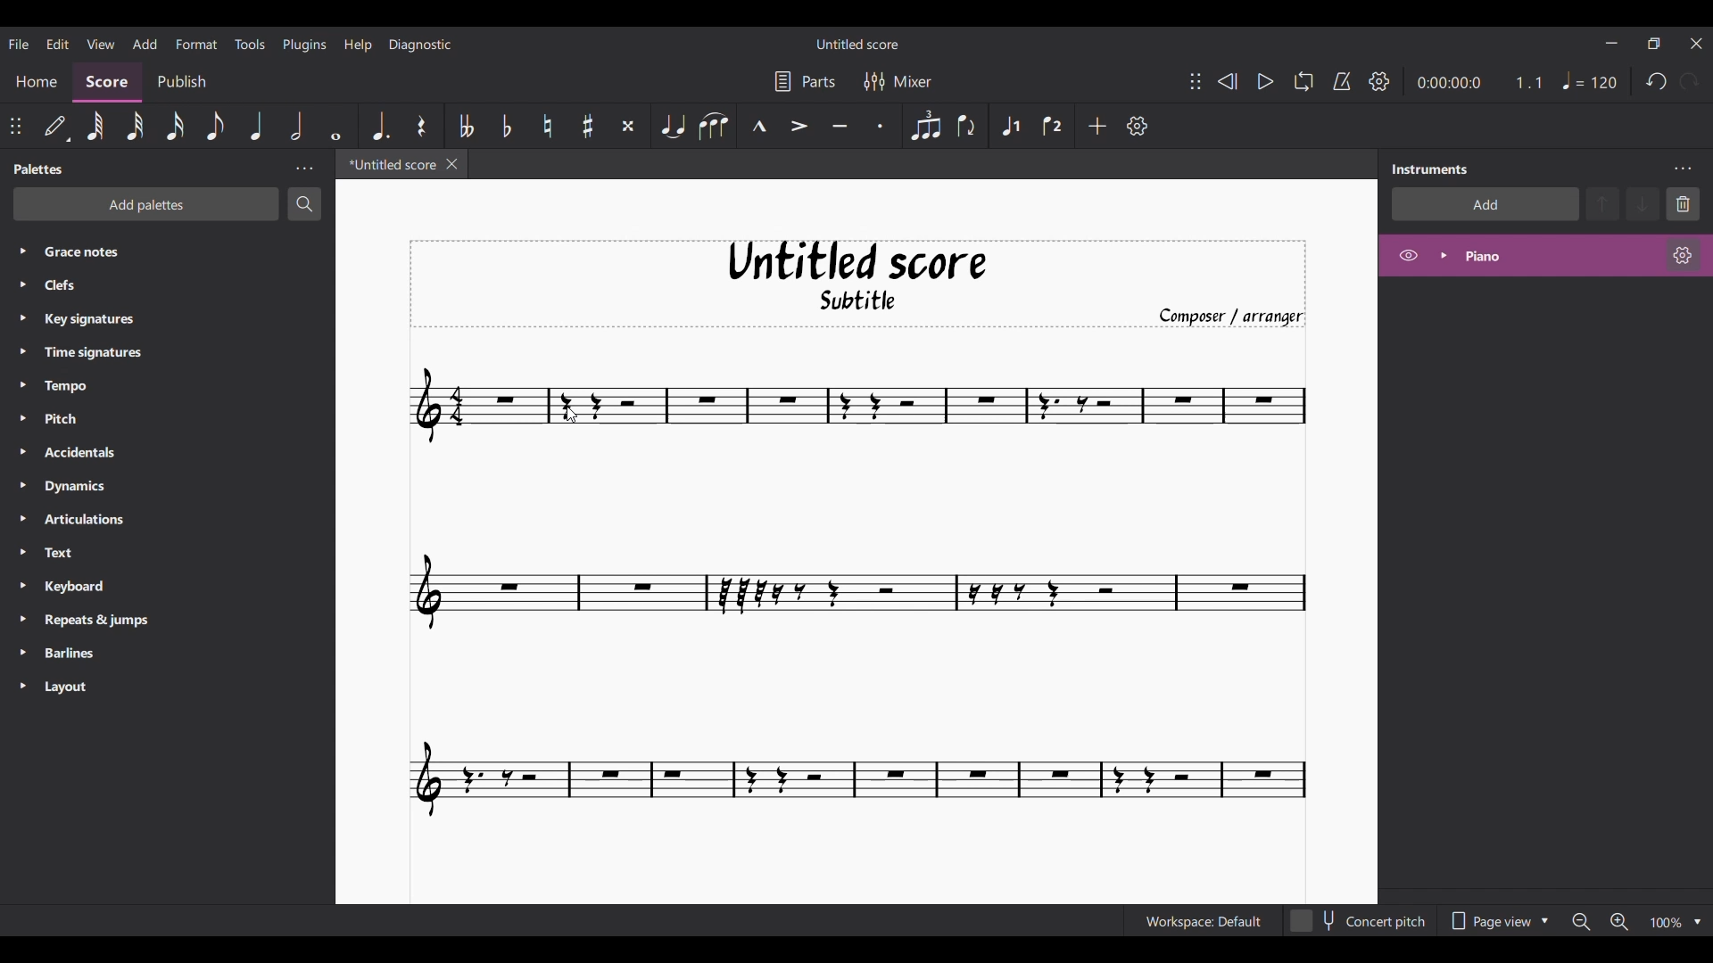  Describe the element at coordinates (305, 169) in the screenshot. I see `Palette settings` at that location.